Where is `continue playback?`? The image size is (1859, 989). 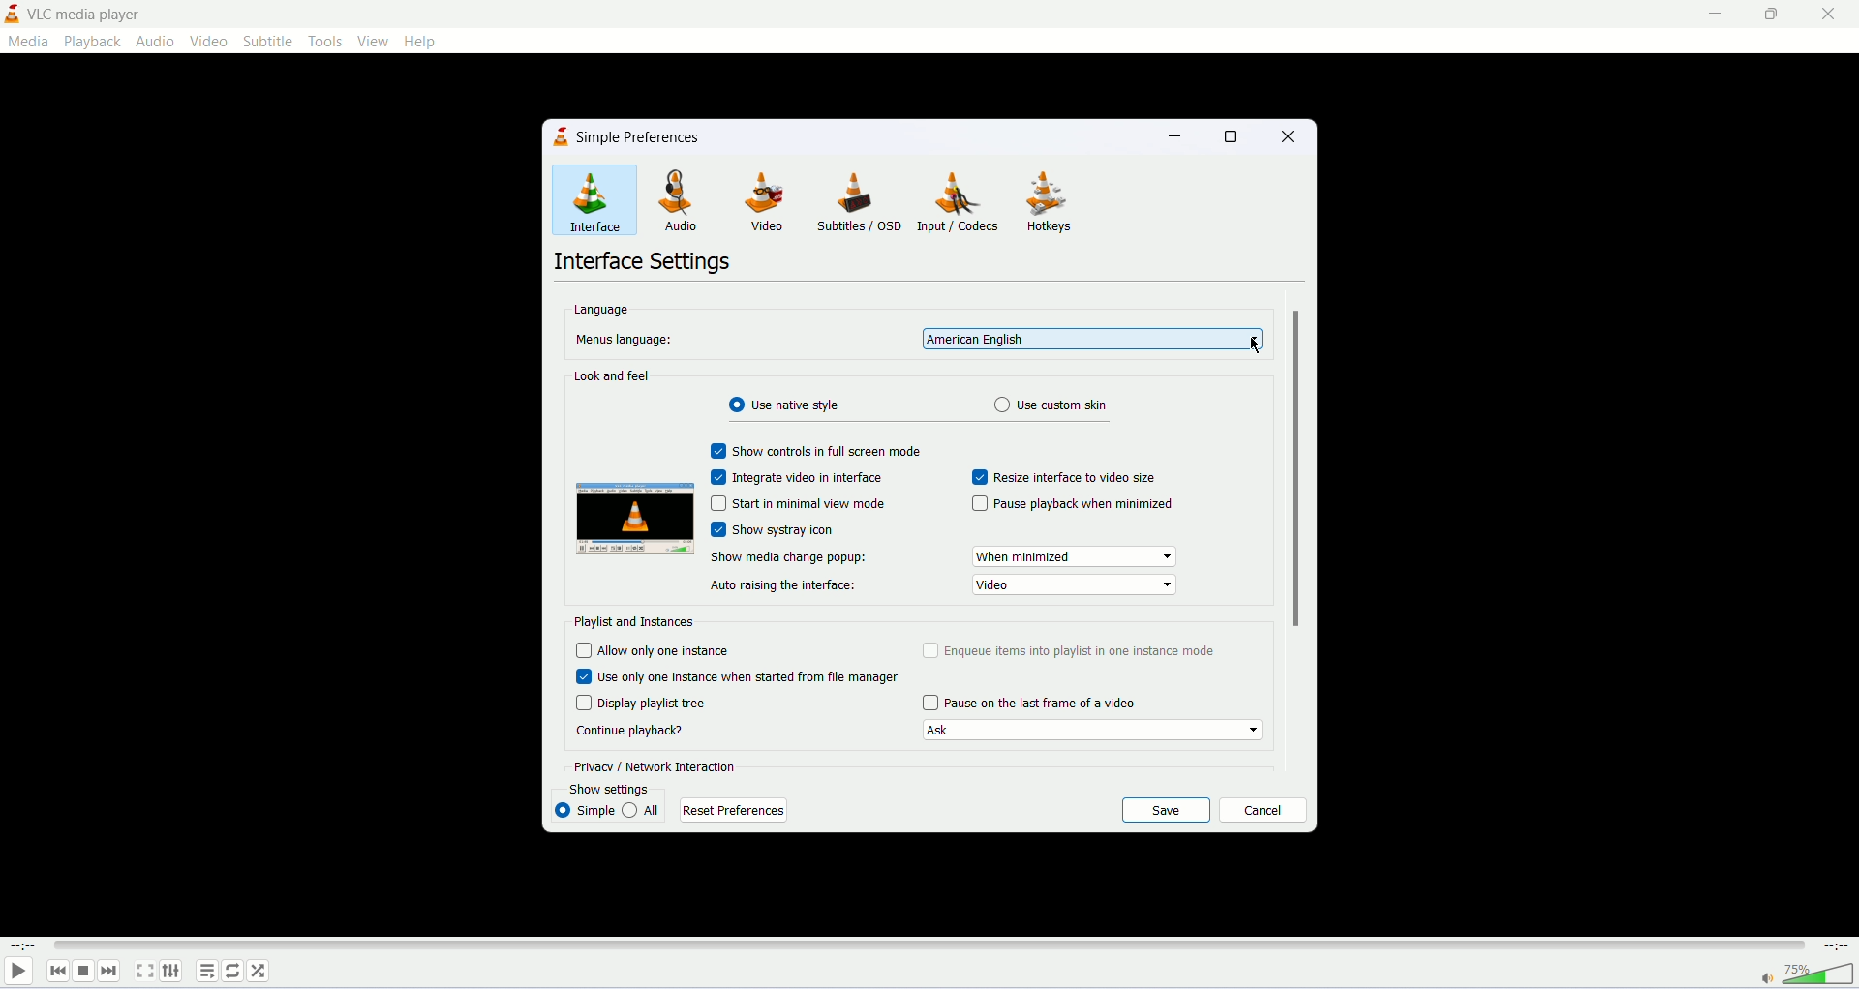
continue playback? is located at coordinates (629, 730).